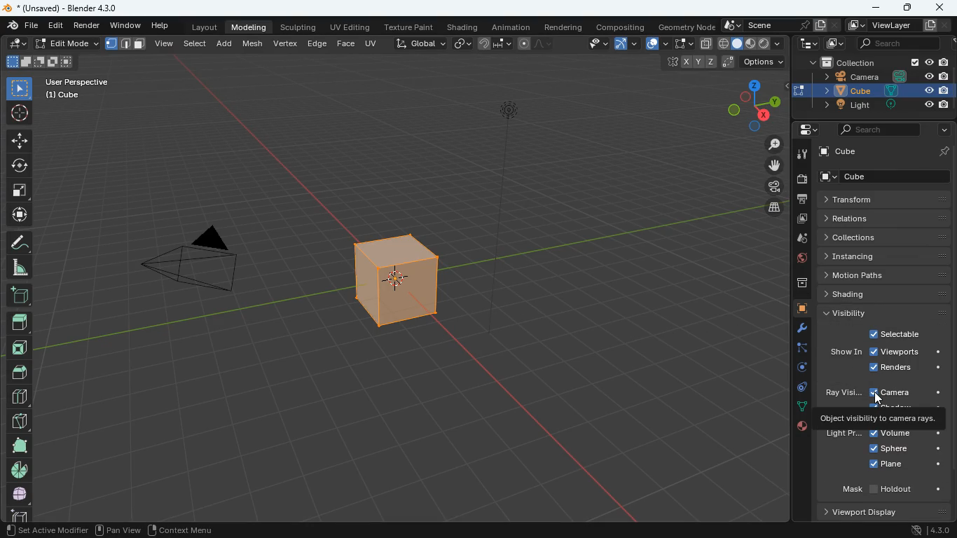  What do you see at coordinates (939, 7) in the screenshot?
I see `close` at bounding box center [939, 7].